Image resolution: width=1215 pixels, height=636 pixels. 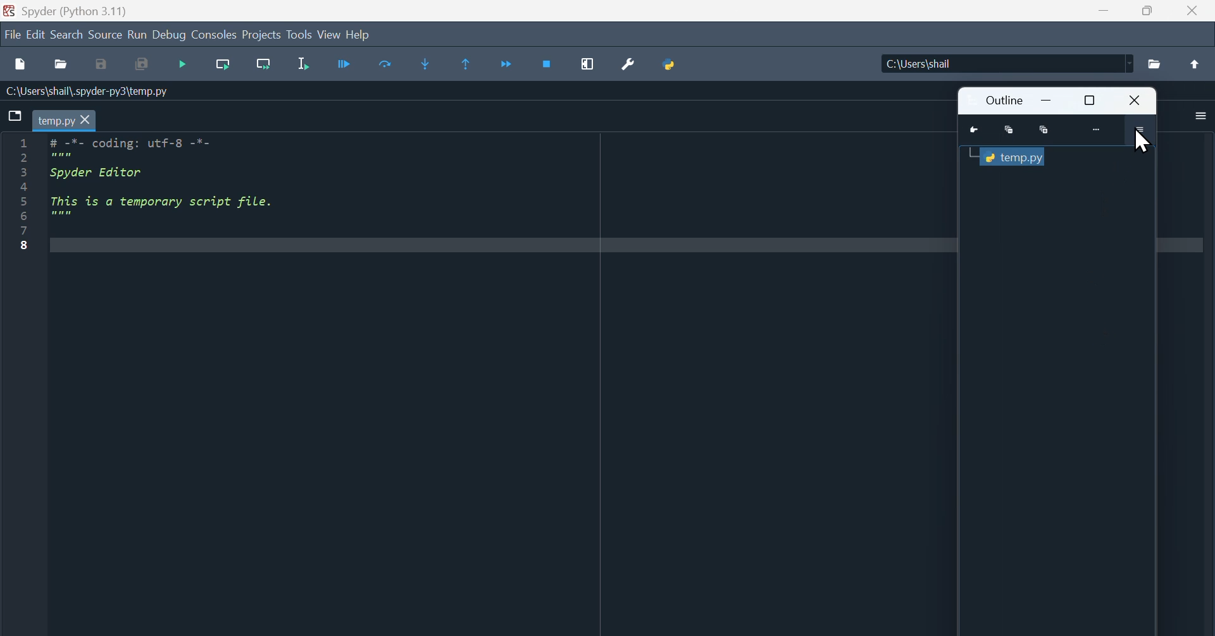 What do you see at coordinates (974, 130) in the screenshot?
I see `Go to` at bounding box center [974, 130].